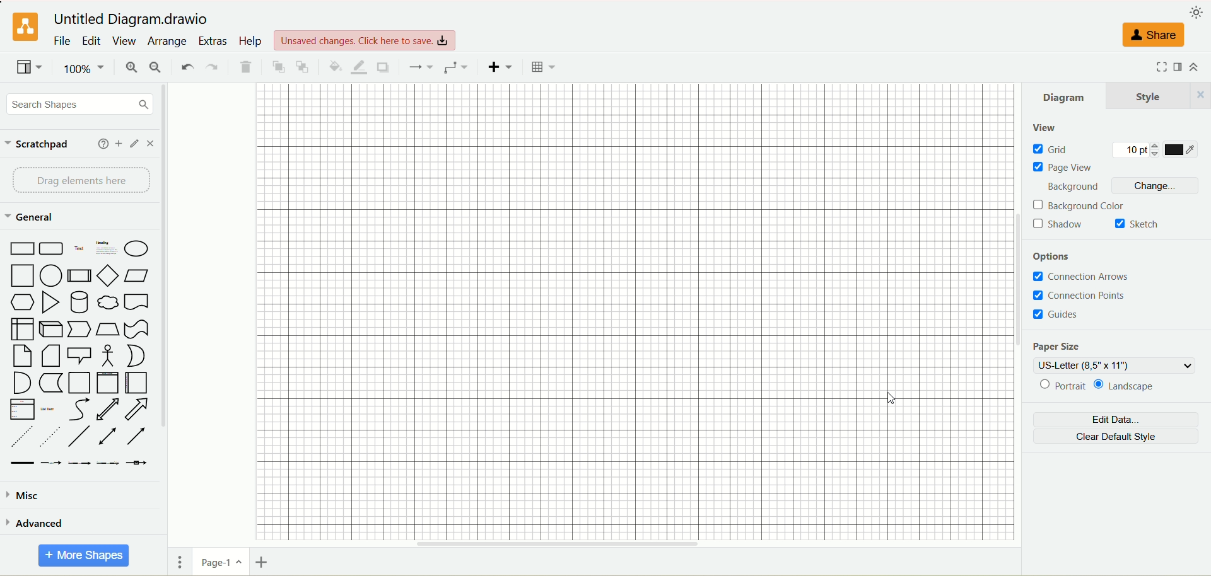  What do you see at coordinates (187, 66) in the screenshot?
I see `undo` at bounding box center [187, 66].